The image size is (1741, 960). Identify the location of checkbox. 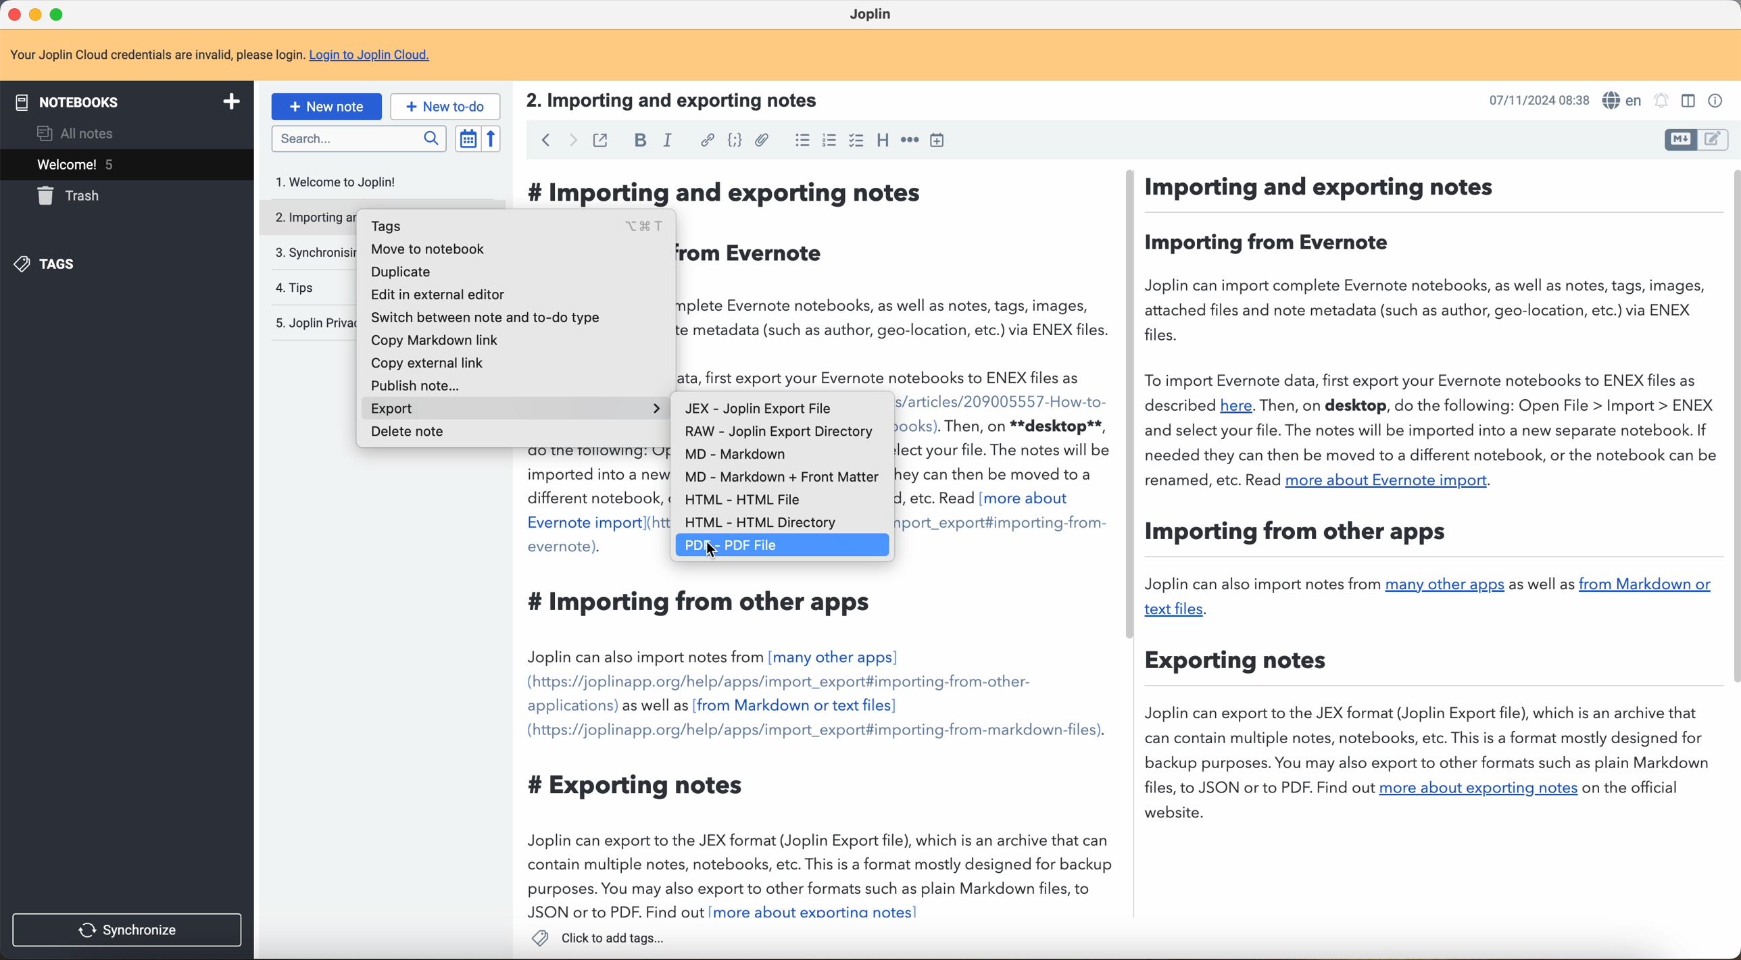
(856, 140).